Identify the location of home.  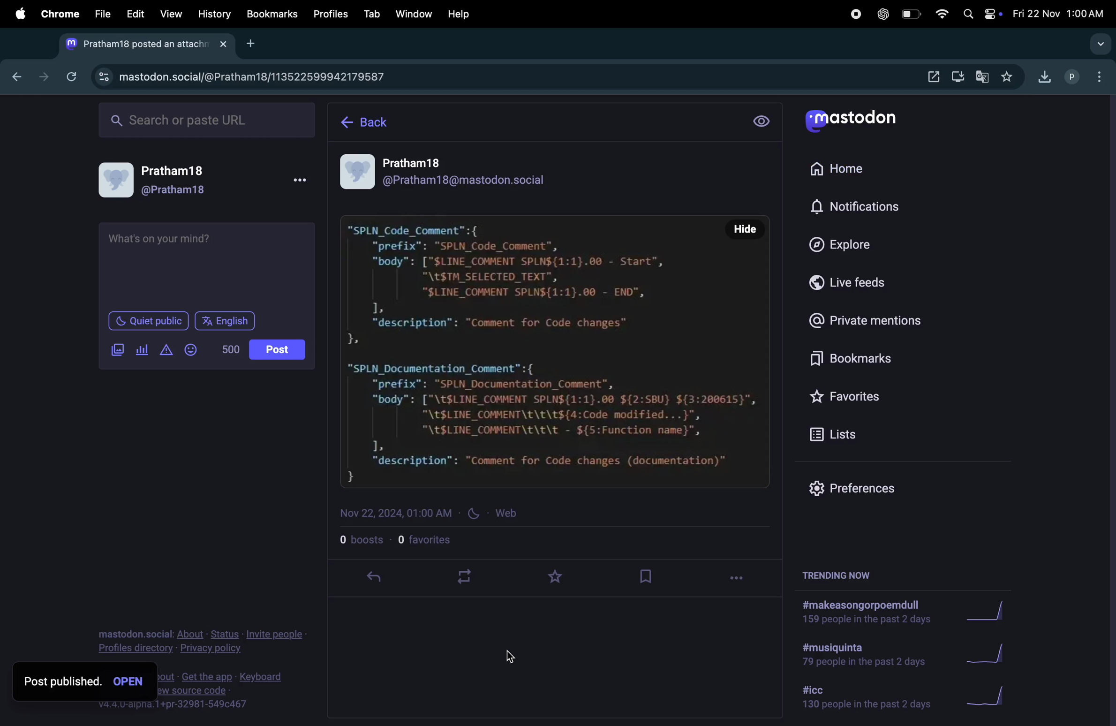
(373, 123).